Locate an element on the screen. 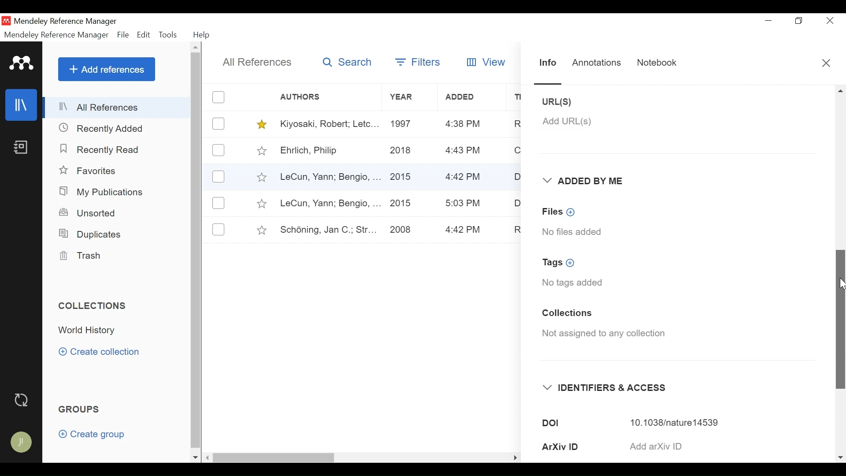 This screenshot has width=846, height=476. Search is located at coordinates (345, 62).